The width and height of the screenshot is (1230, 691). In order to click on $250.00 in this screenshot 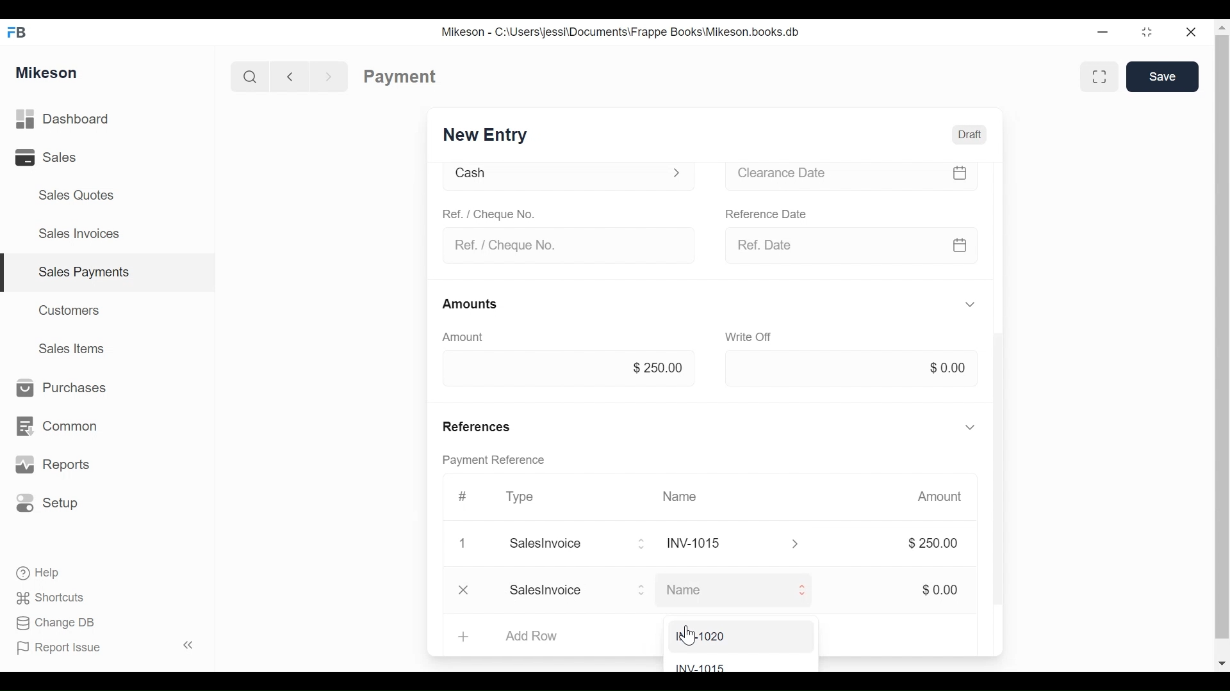, I will do `click(942, 544)`.